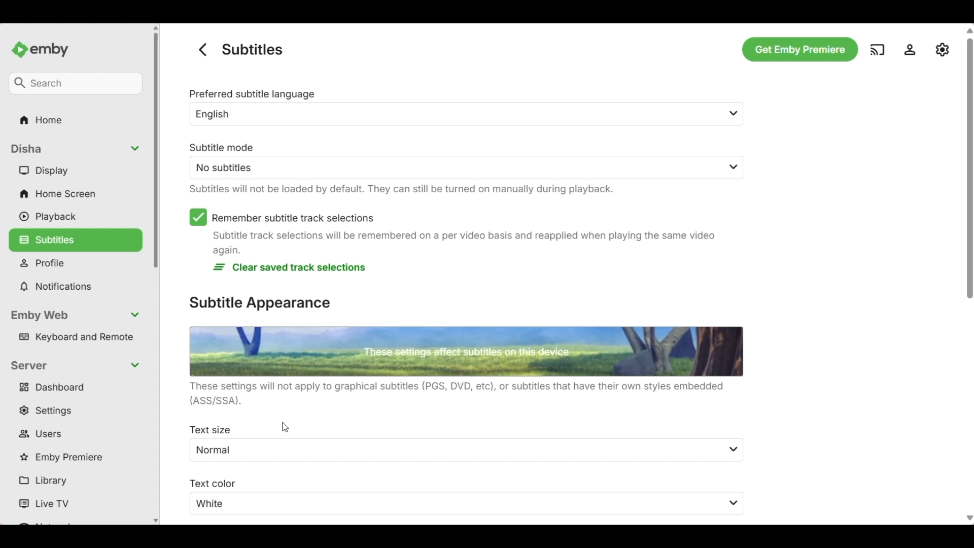  Describe the element at coordinates (454, 107) in the screenshot. I see `Set preffered language` at that location.